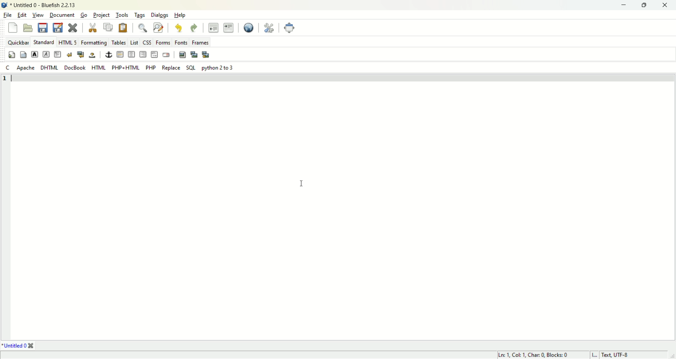 The height and width of the screenshot is (359, 676). I want to click on right justify, so click(144, 54).